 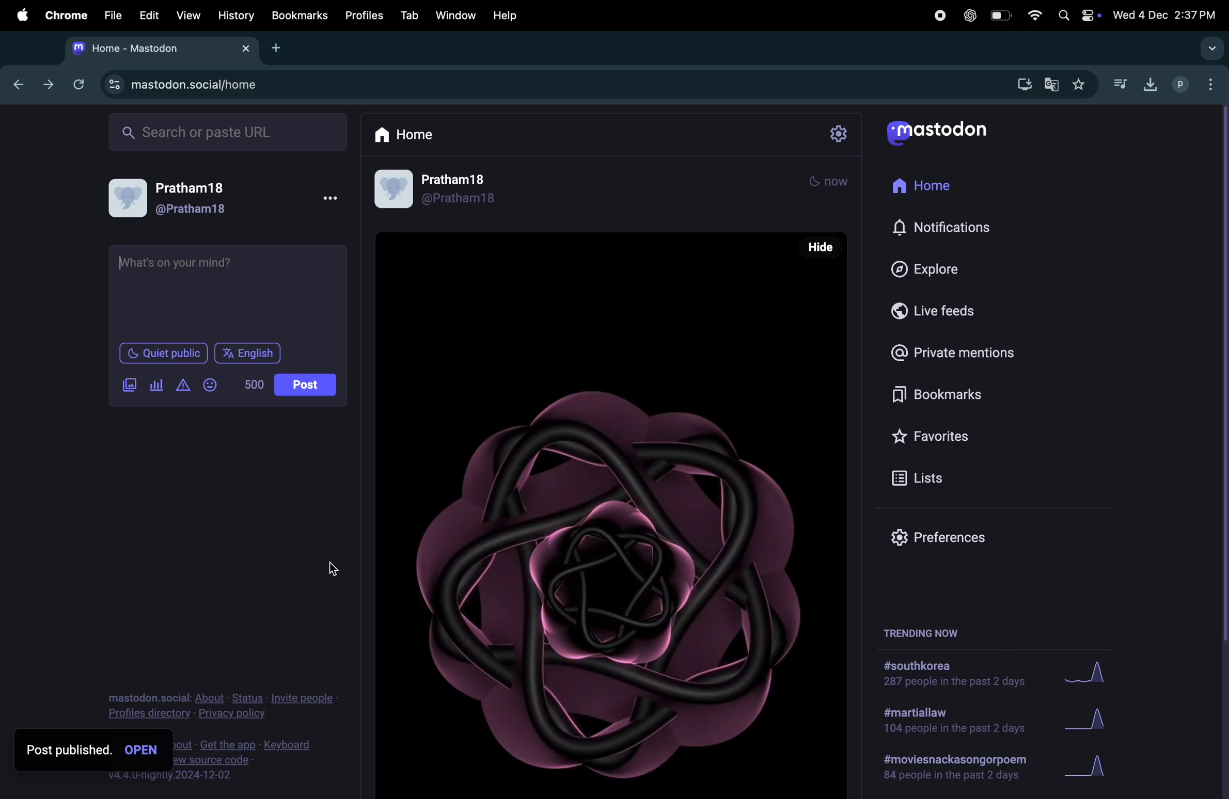 I want to click on #moviessnackand poem, so click(x=959, y=765).